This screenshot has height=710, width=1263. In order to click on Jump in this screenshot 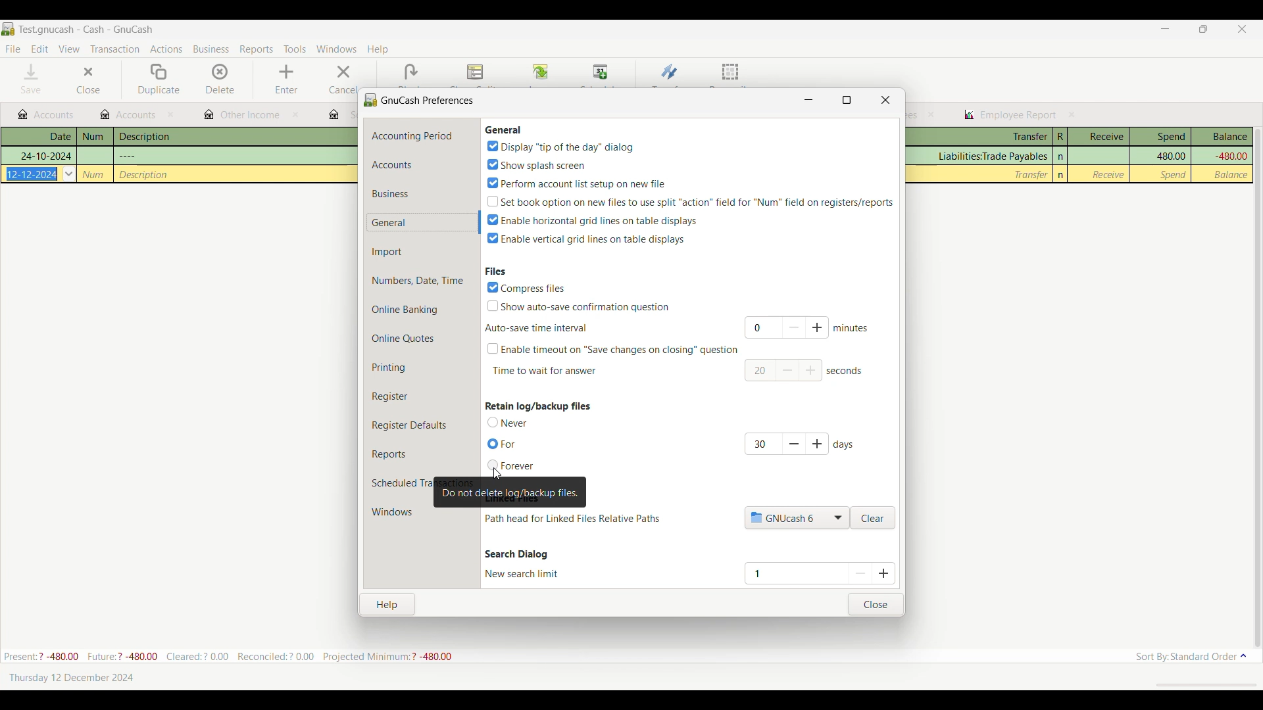, I will do `click(540, 73)`.